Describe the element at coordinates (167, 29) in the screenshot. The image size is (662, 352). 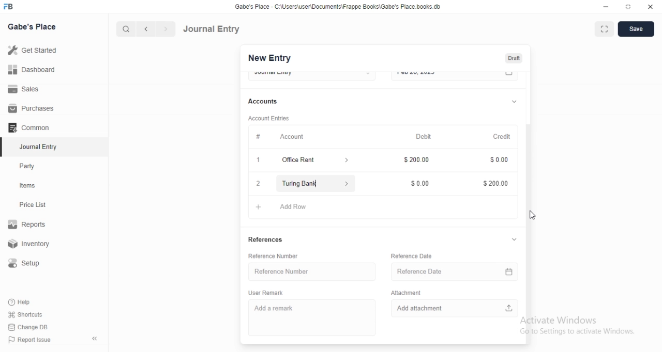
I see `forward` at that location.